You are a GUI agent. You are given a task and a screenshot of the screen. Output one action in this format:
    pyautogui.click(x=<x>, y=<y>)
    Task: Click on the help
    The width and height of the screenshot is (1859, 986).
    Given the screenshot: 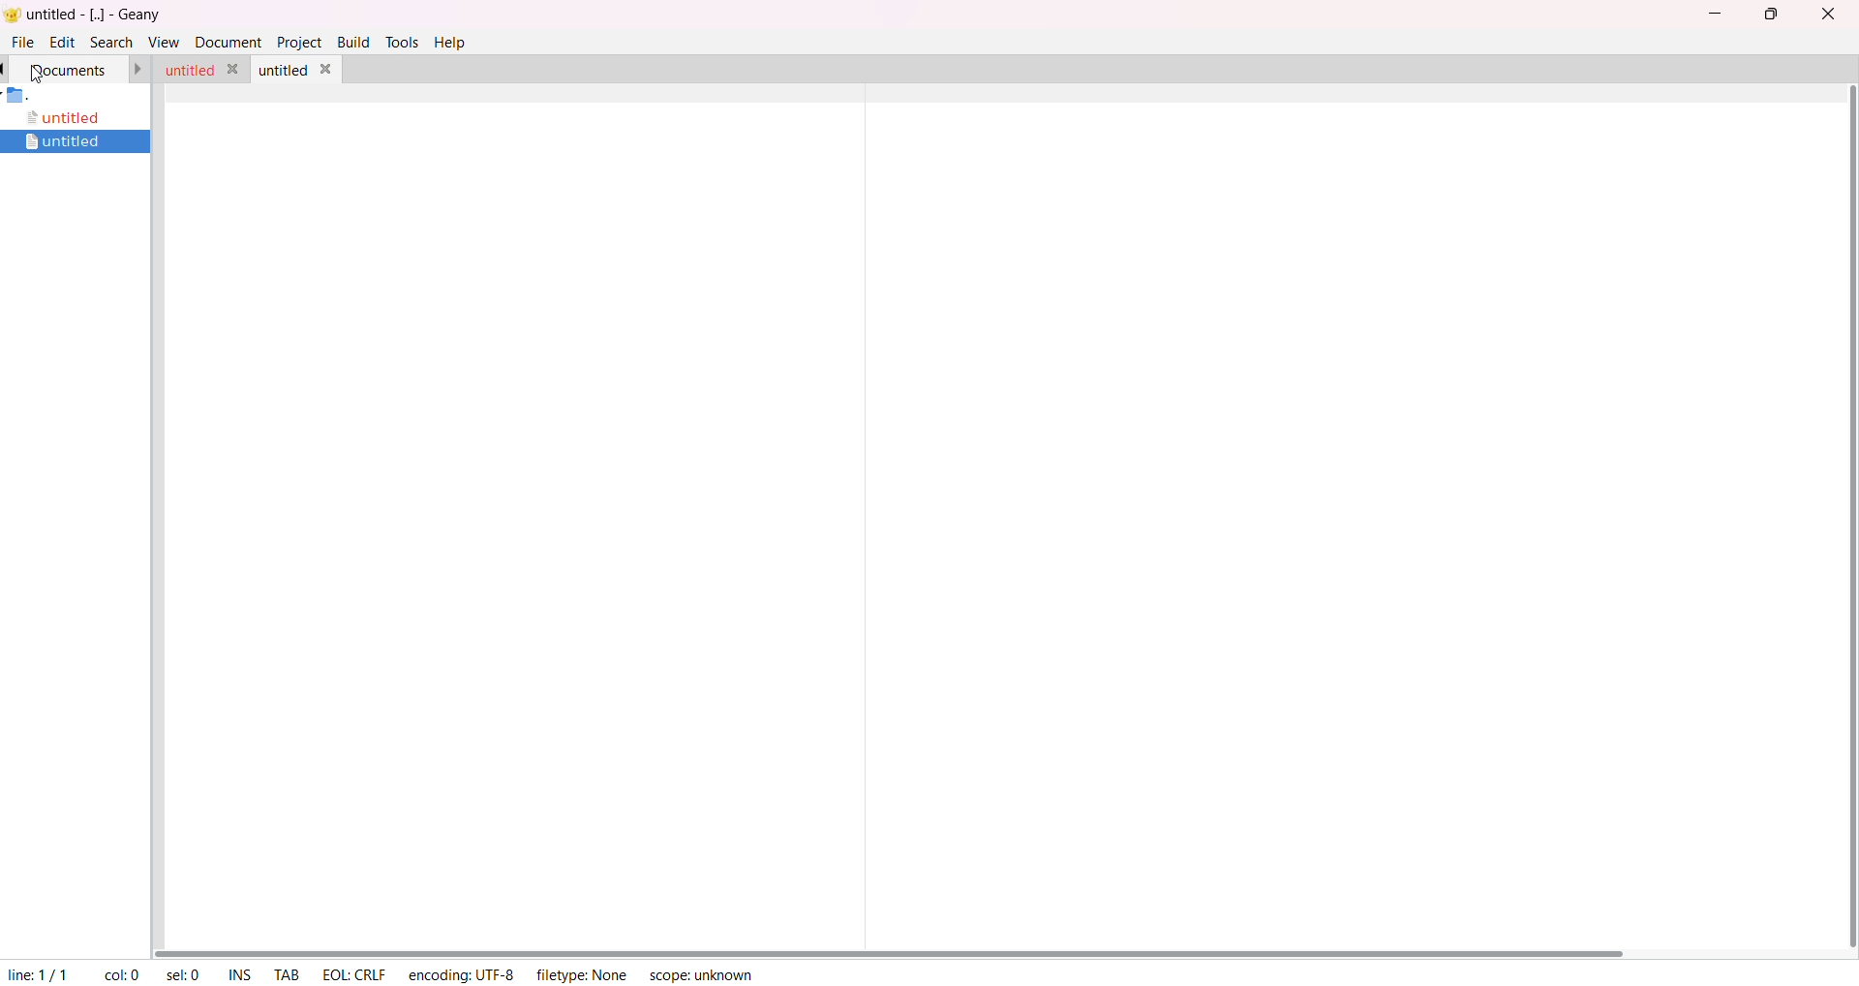 What is the action you would take?
    pyautogui.click(x=451, y=44)
    